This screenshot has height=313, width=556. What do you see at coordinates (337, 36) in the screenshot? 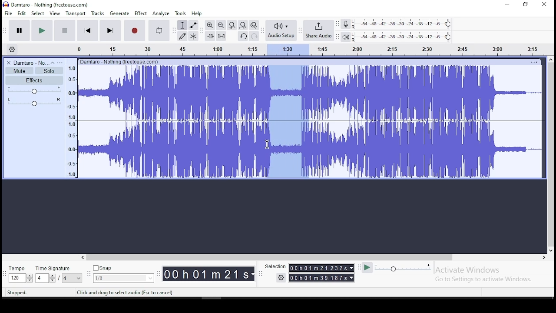
I see `` at bounding box center [337, 36].